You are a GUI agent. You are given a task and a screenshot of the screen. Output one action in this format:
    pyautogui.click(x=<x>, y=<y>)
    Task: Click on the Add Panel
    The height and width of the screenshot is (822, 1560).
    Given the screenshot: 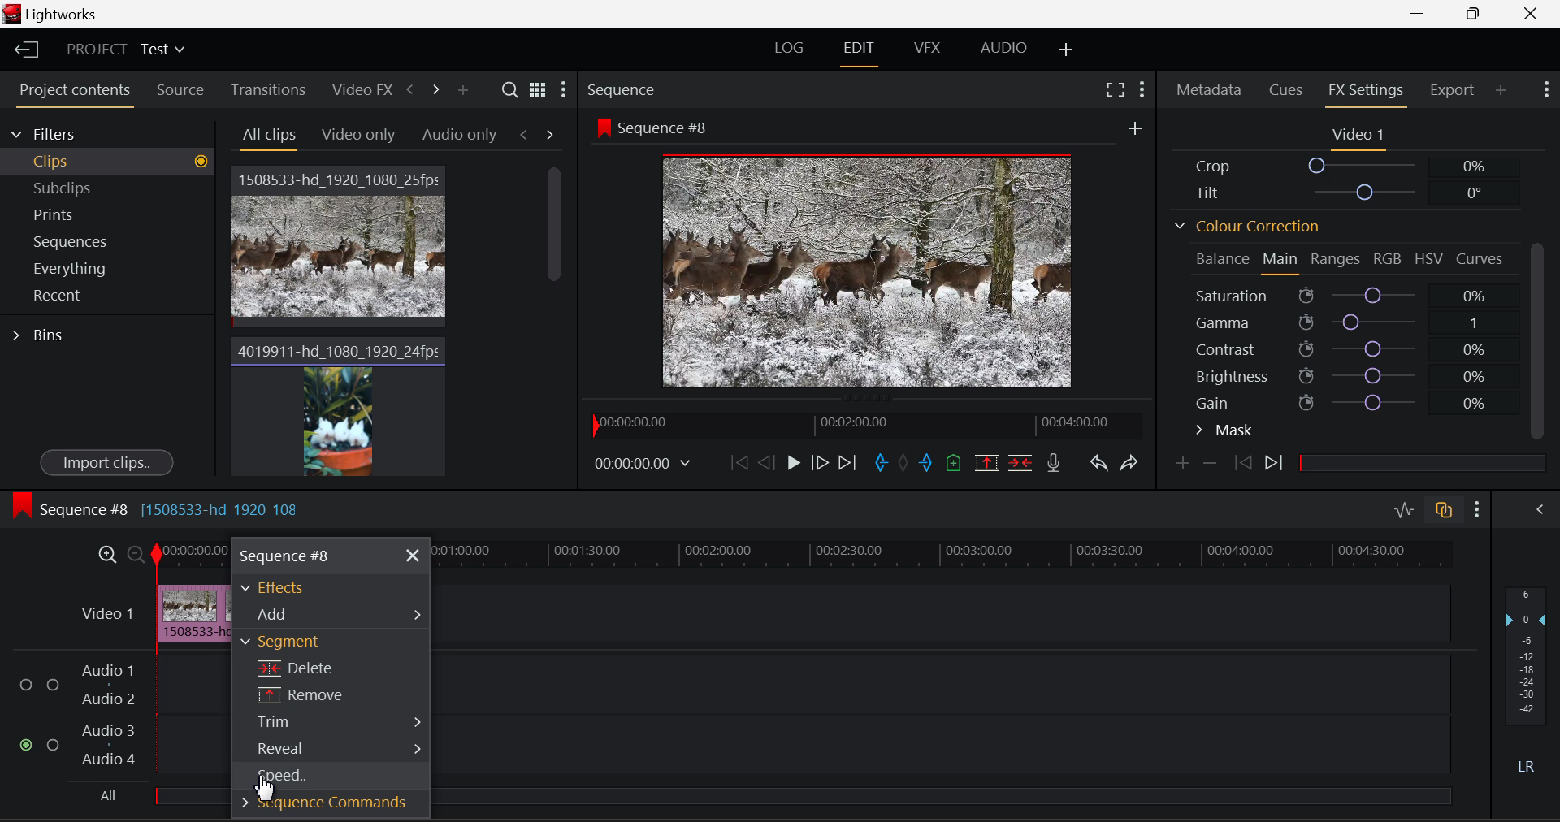 What is the action you would take?
    pyautogui.click(x=1502, y=92)
    